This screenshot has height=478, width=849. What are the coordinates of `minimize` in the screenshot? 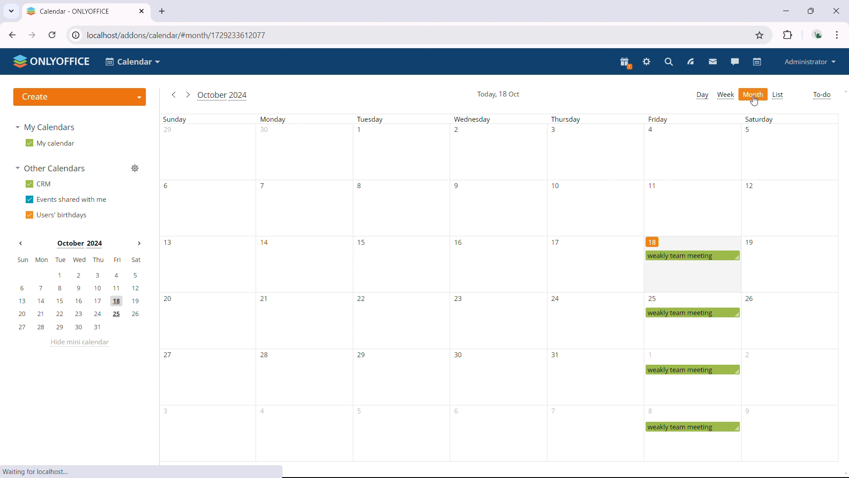 It's located at (787, 11).